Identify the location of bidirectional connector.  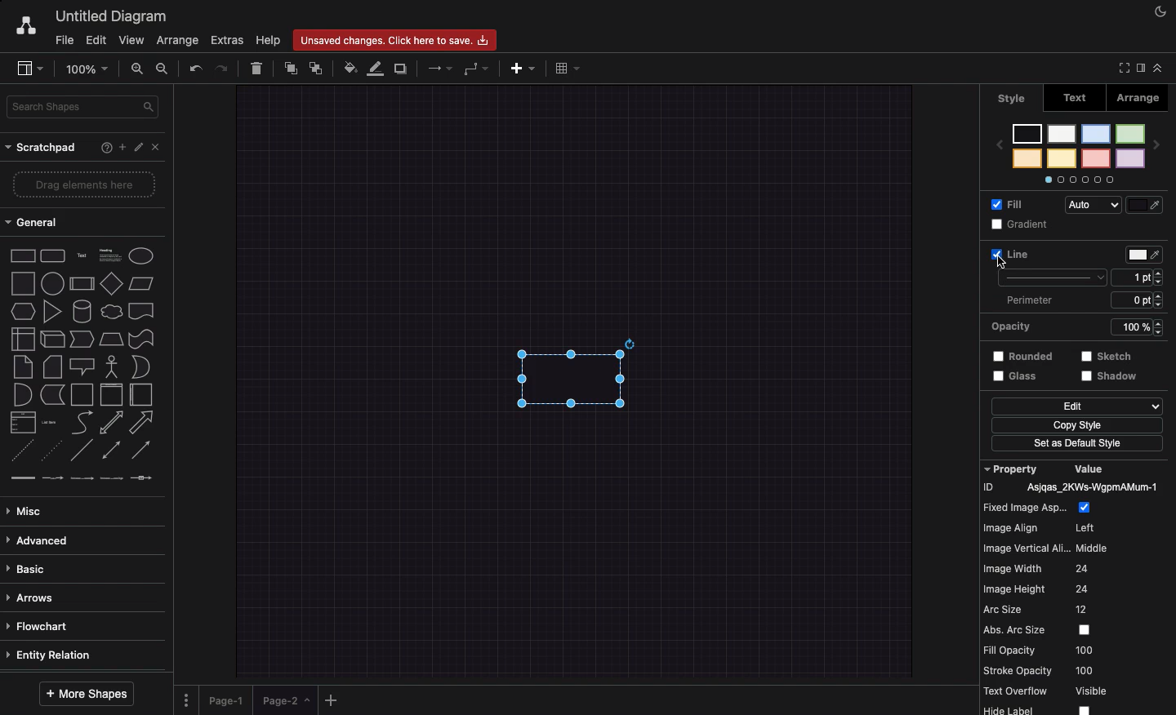
(110, 450).